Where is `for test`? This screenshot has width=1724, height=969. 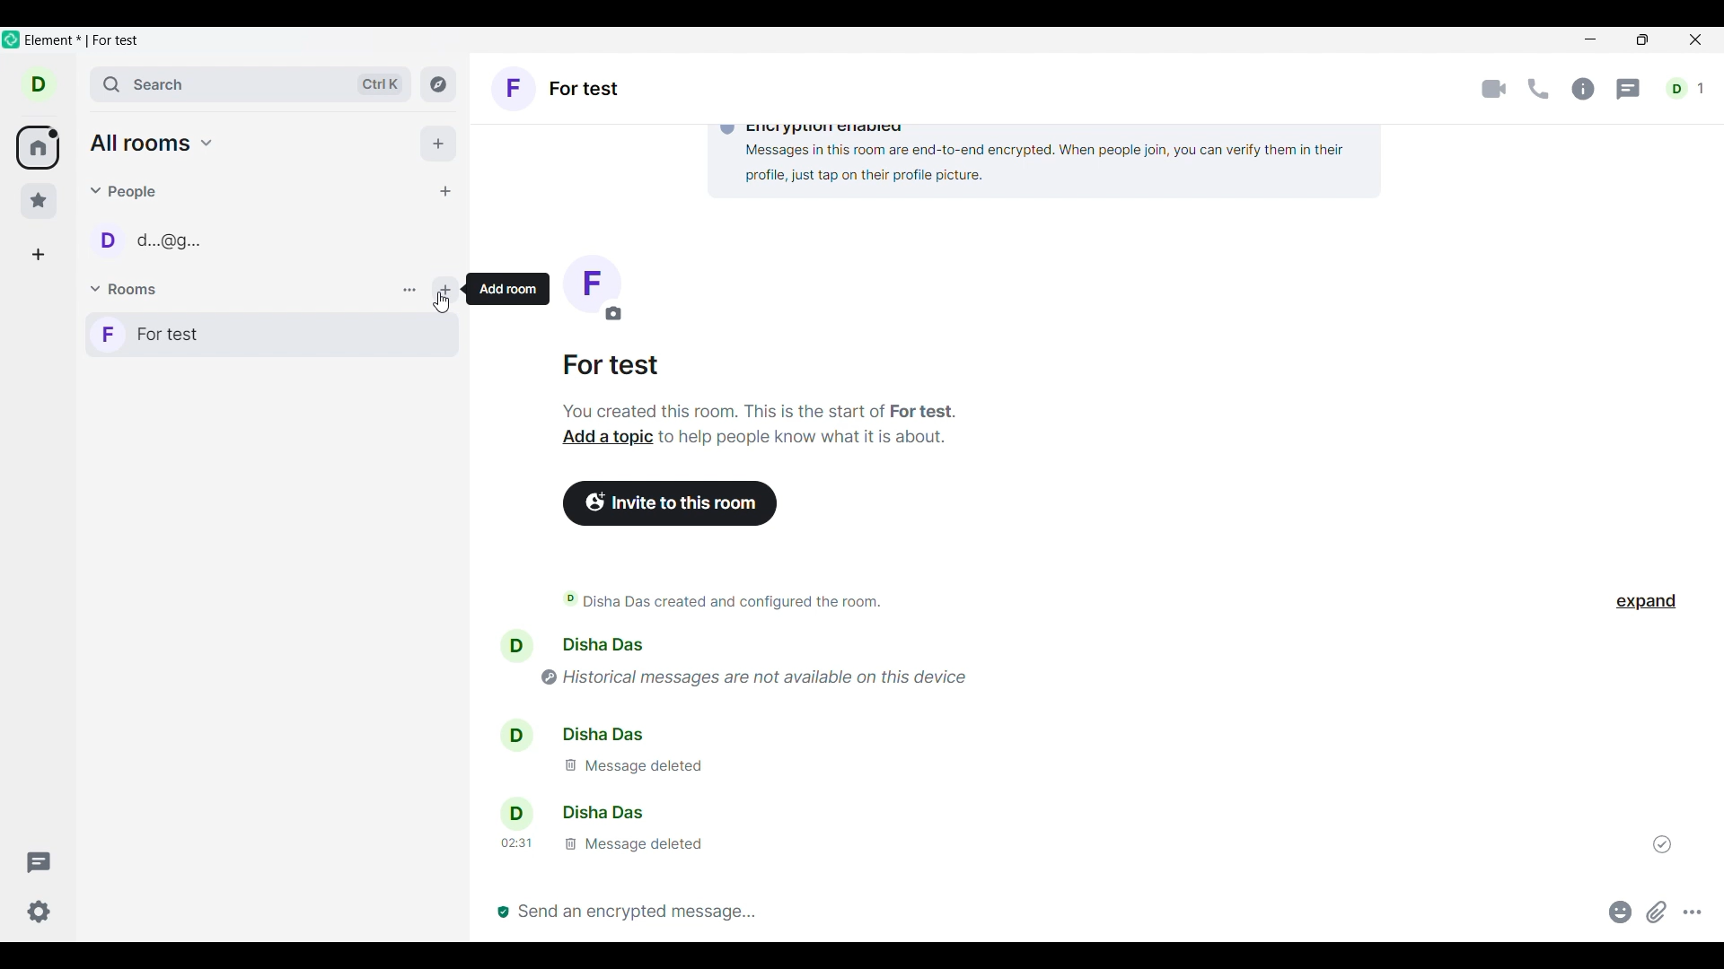 for test is located at coordinates (613, 366).